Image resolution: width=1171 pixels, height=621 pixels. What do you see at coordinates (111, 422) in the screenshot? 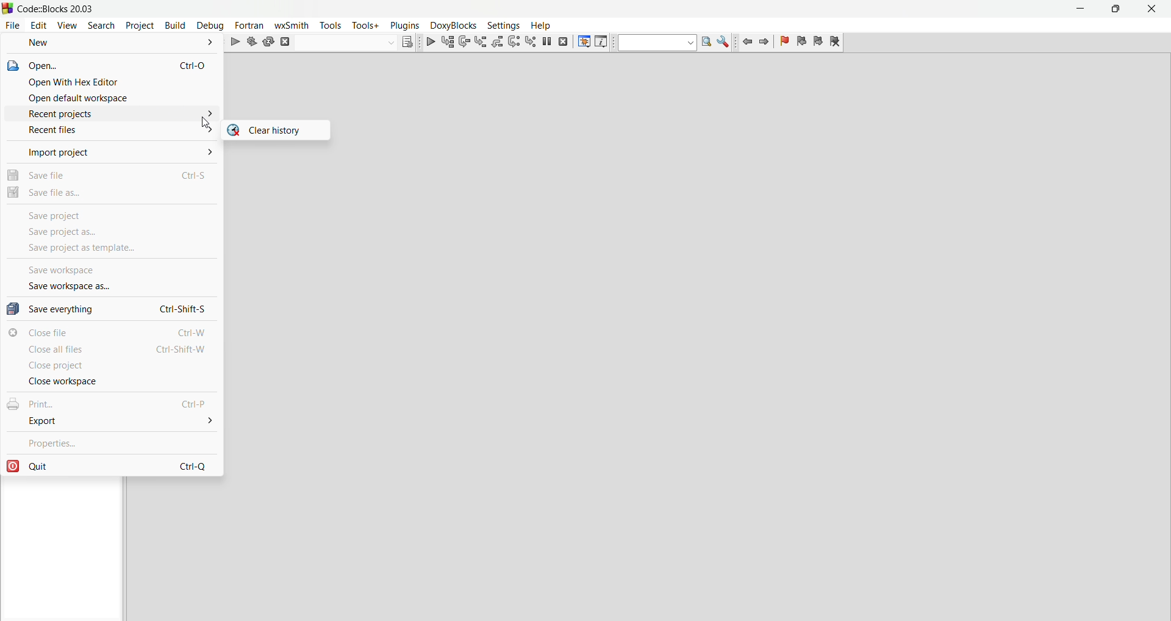
I see `export` at bounding box center [111, 422].